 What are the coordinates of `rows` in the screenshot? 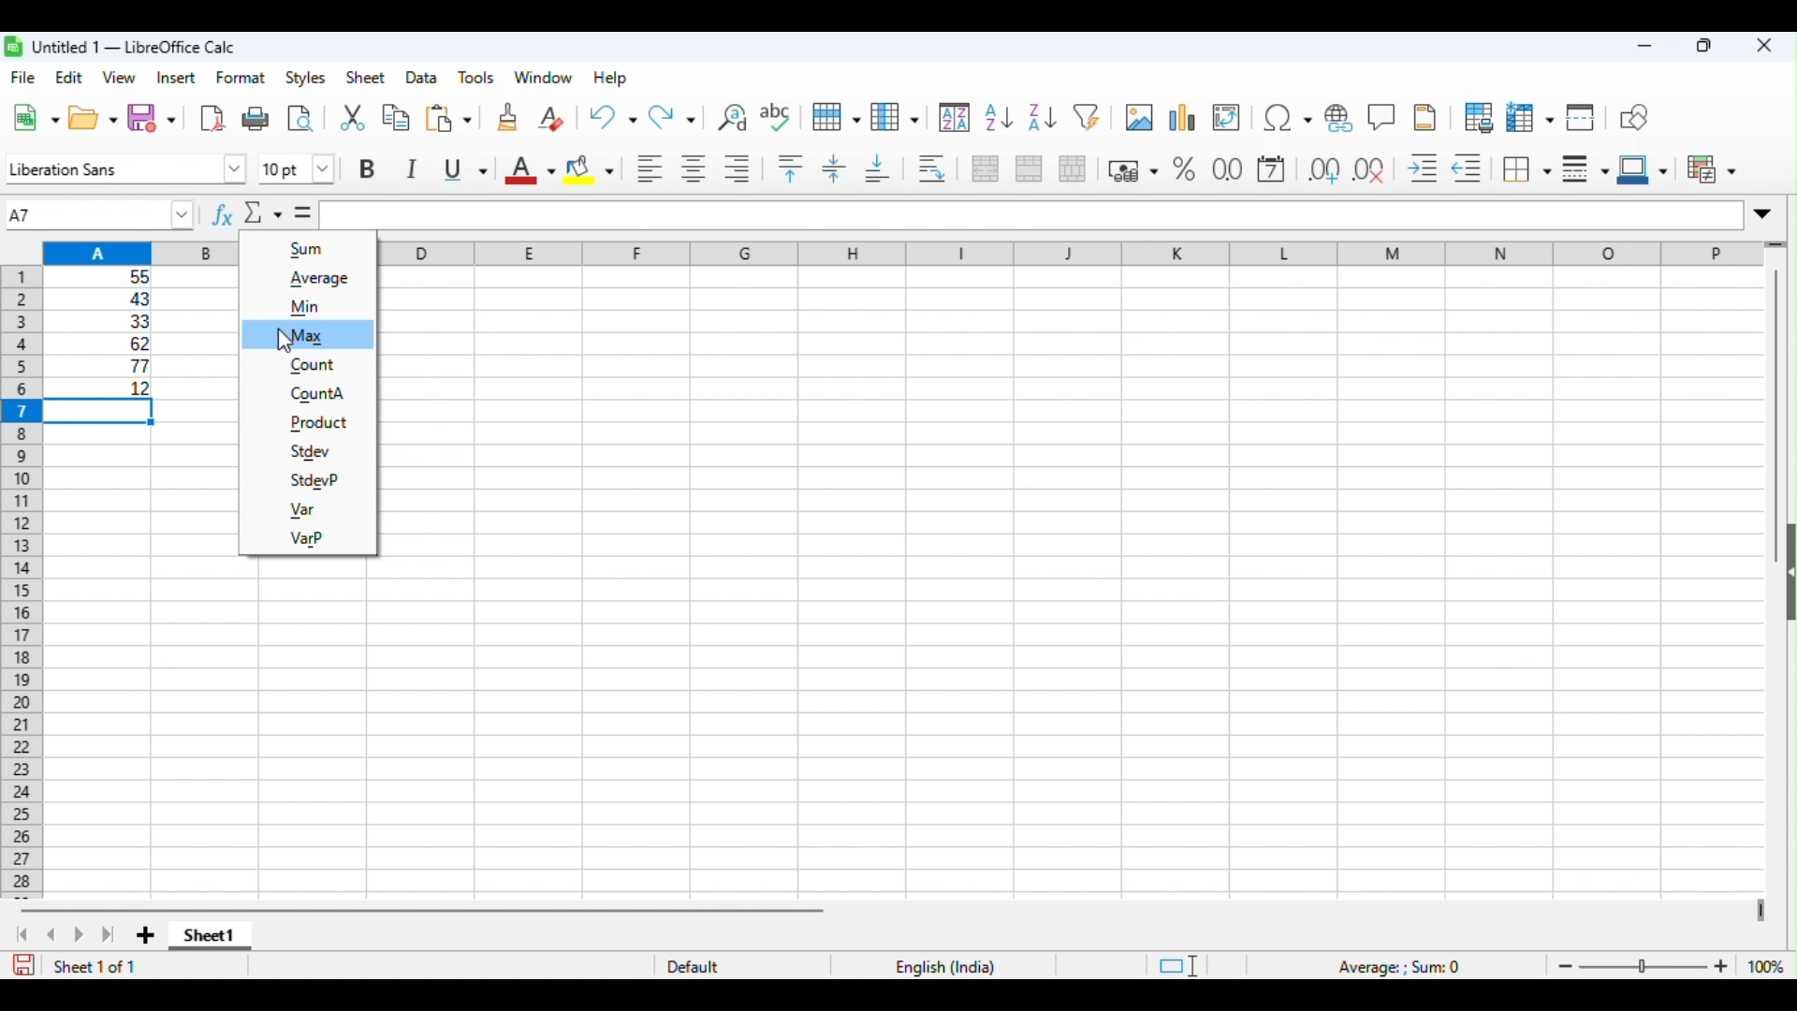 It's located at (837, 118).